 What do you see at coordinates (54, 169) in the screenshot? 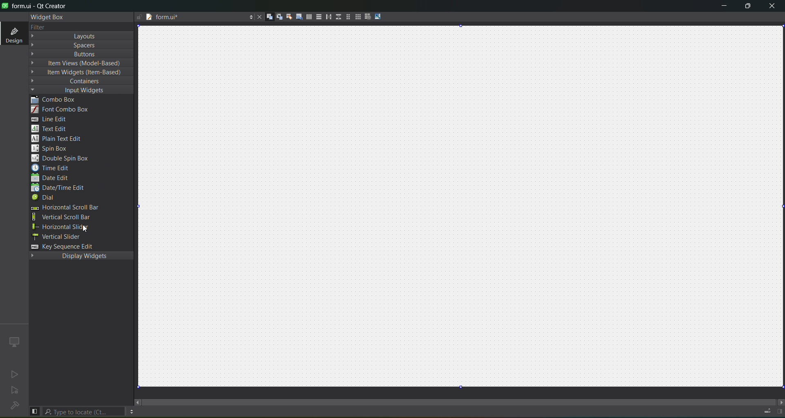
I see `time edit` at bounding box center [54, 169].